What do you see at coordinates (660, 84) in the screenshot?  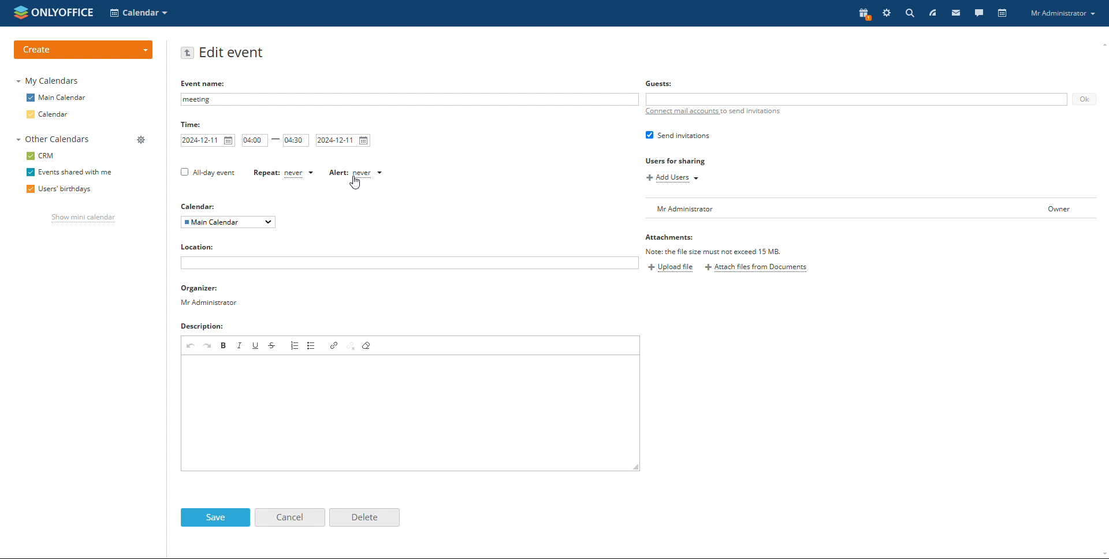 I see `` at bounding box center [660, 84].